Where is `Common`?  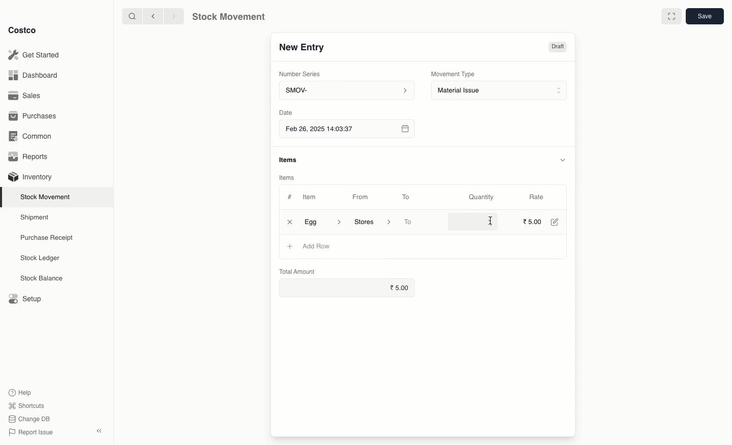
Common is located at coordinates (33, 137).